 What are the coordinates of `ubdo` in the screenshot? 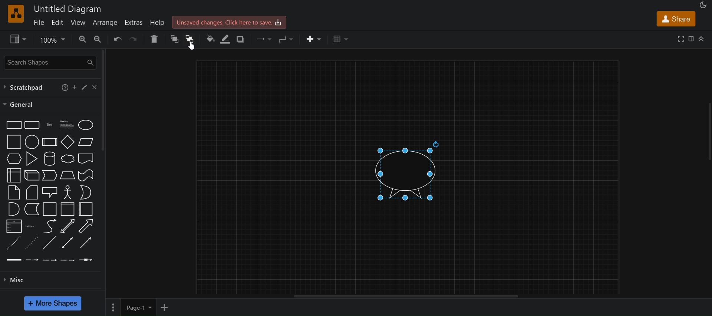 It's located at (118, 39).